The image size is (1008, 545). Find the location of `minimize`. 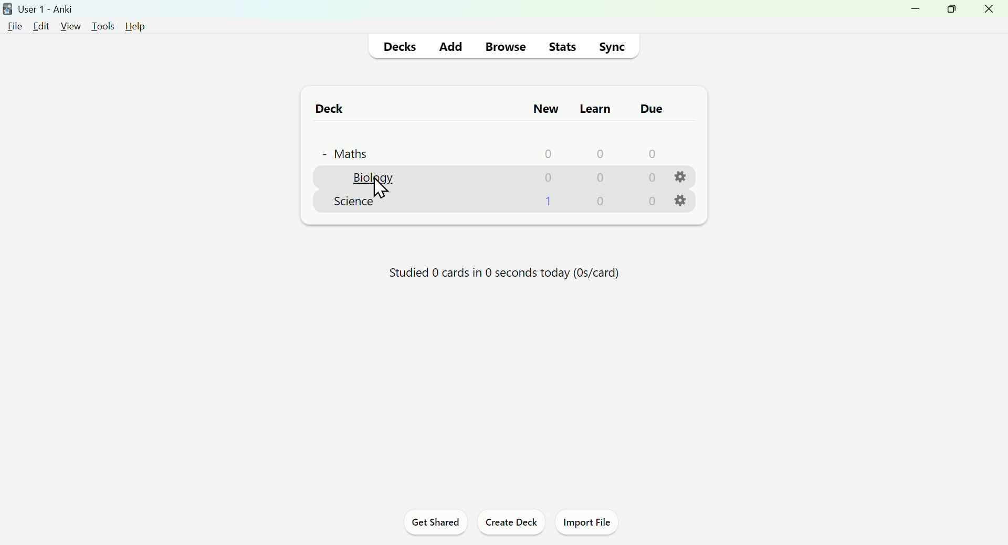

minimize is located at coordinates (917, 11).